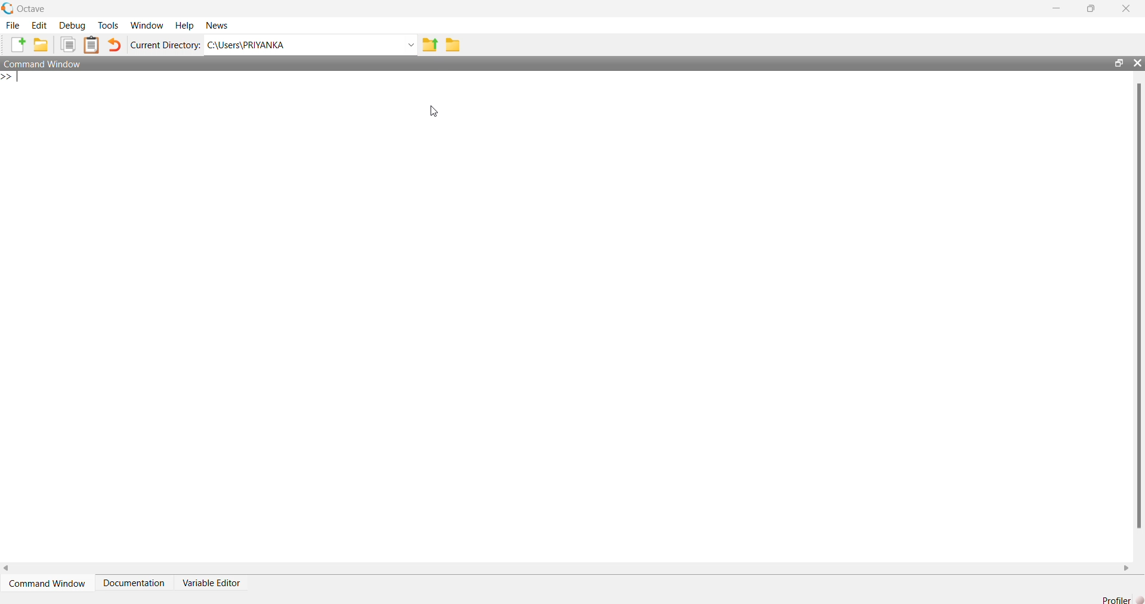  I want to click on Tools, so click(108, 24).